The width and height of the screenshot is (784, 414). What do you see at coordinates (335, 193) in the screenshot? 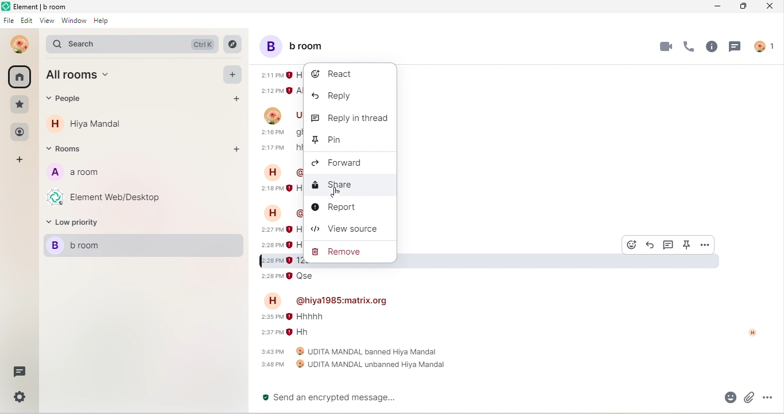
I see `cursor movement` at bounding box center [335, 193].